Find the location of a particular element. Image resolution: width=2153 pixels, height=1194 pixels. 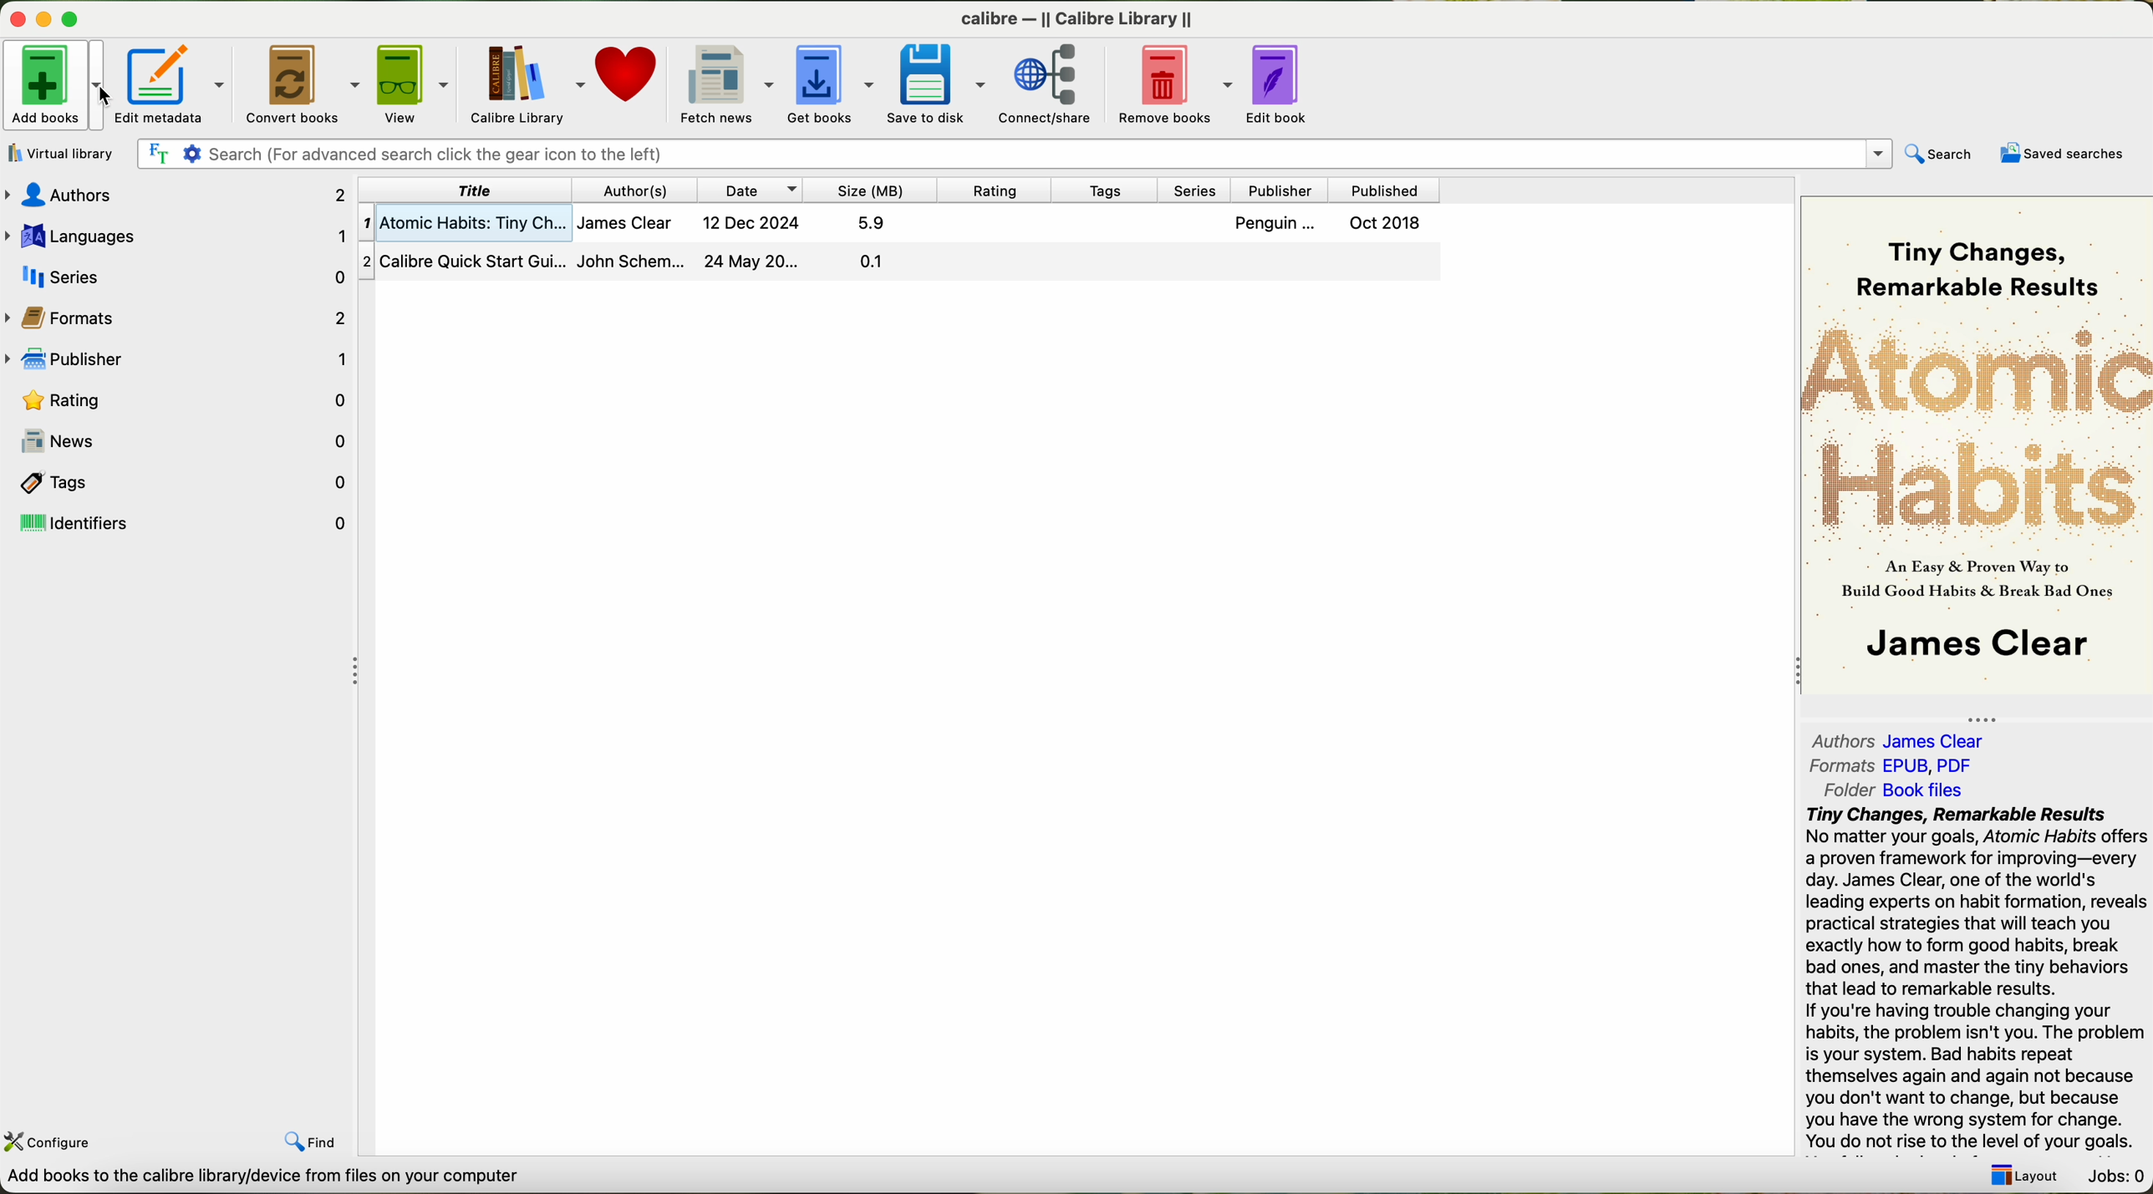

convert books is located at coordinates (301, 82).